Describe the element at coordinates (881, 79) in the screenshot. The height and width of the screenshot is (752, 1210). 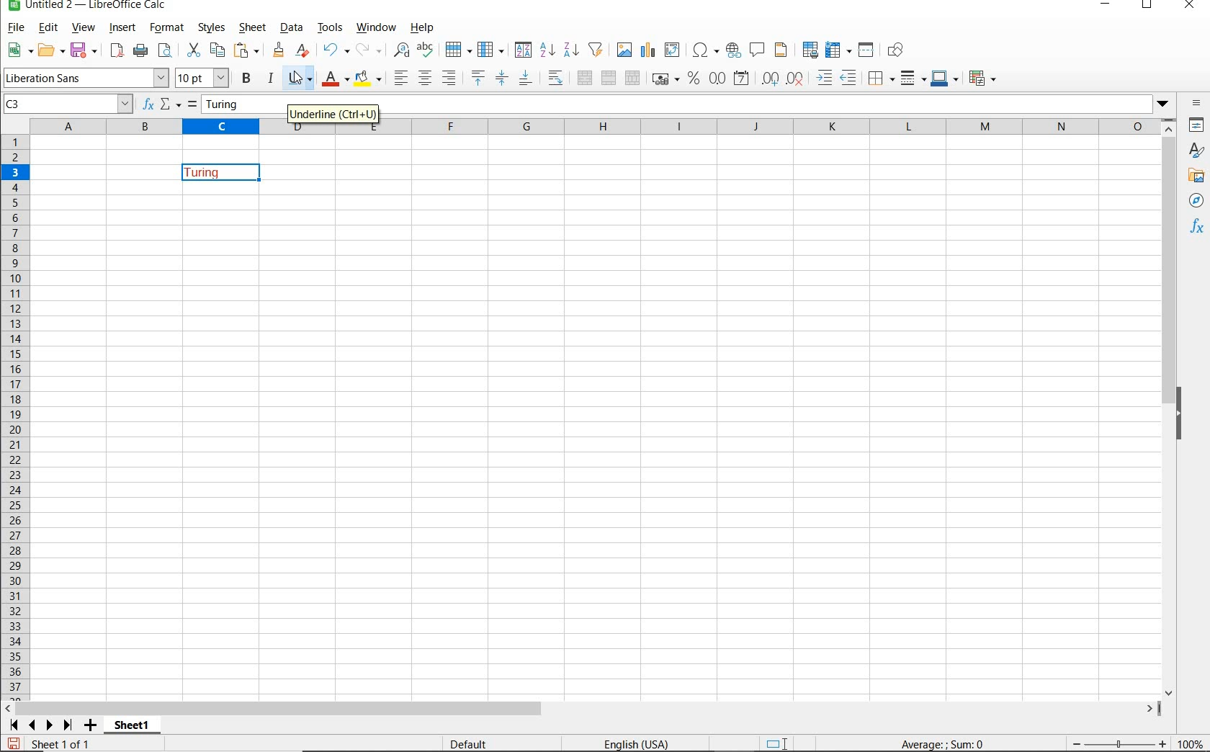
I see `BORDERS` at that location.